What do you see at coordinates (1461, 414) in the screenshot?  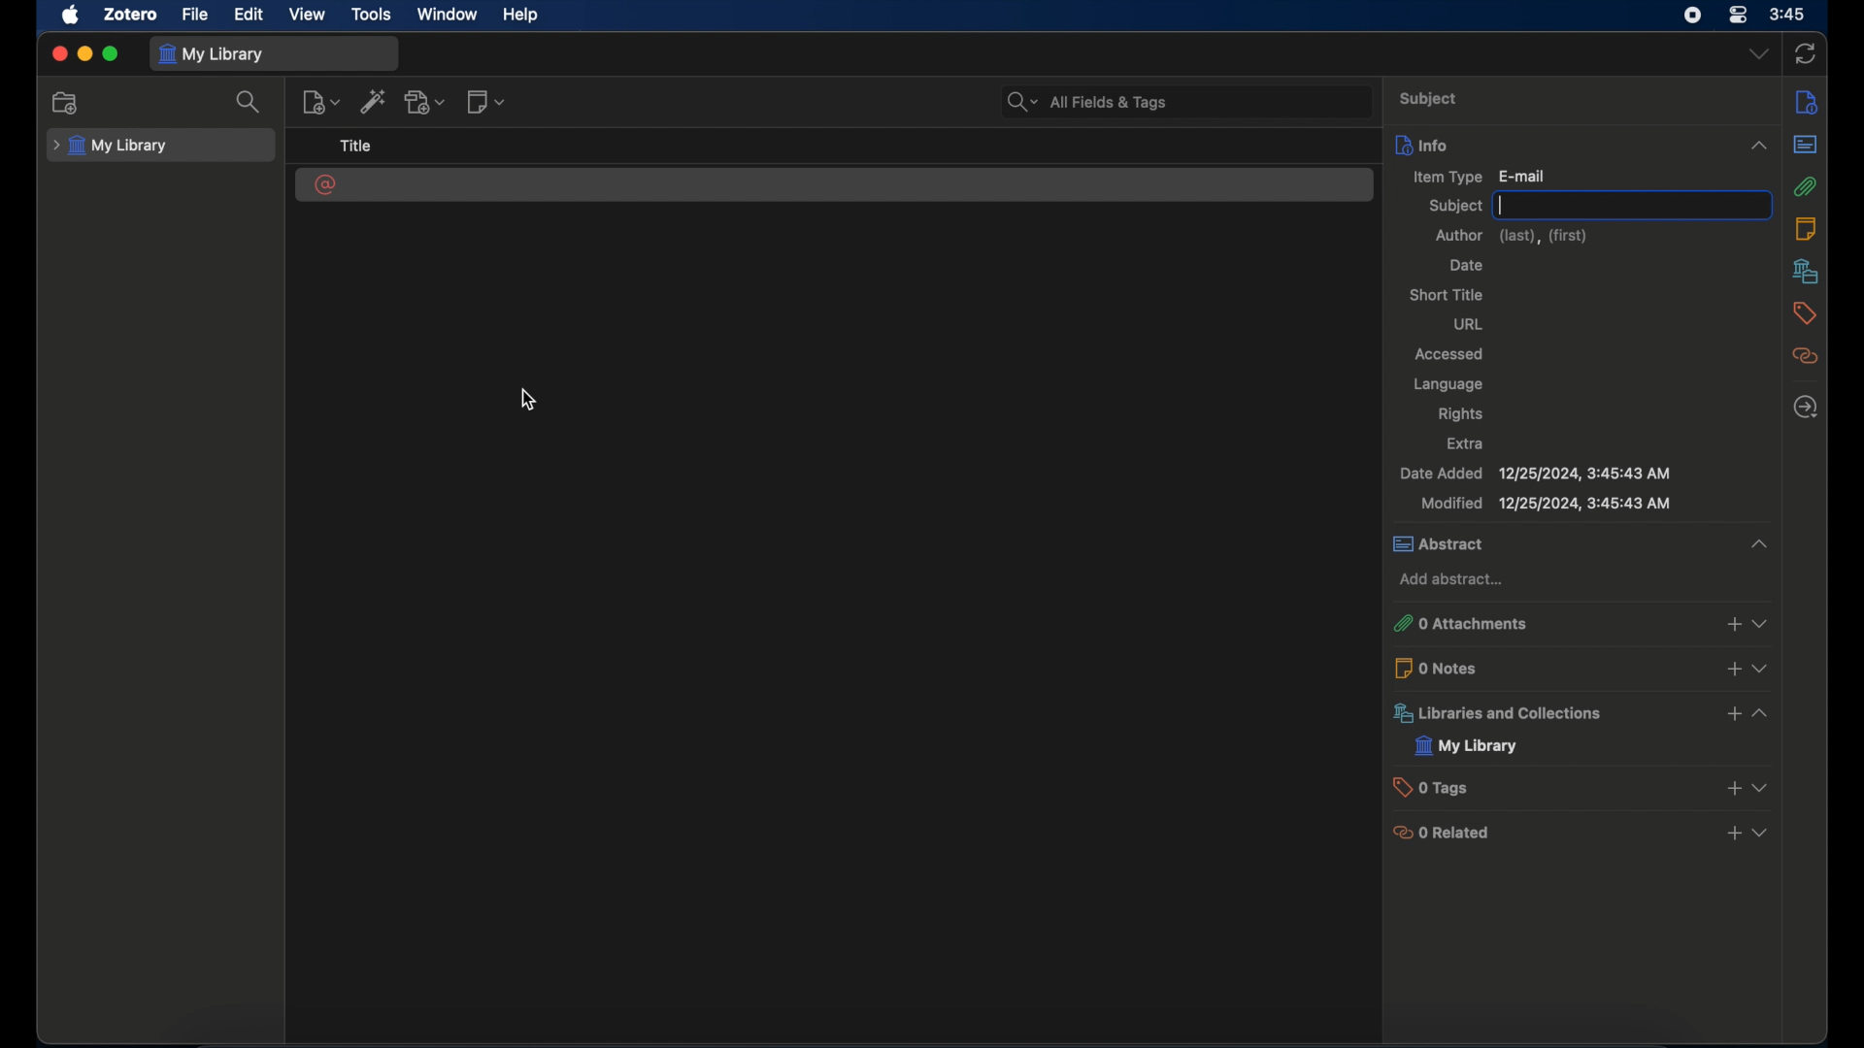 I see `rights` at bounding box center [1461, 414].